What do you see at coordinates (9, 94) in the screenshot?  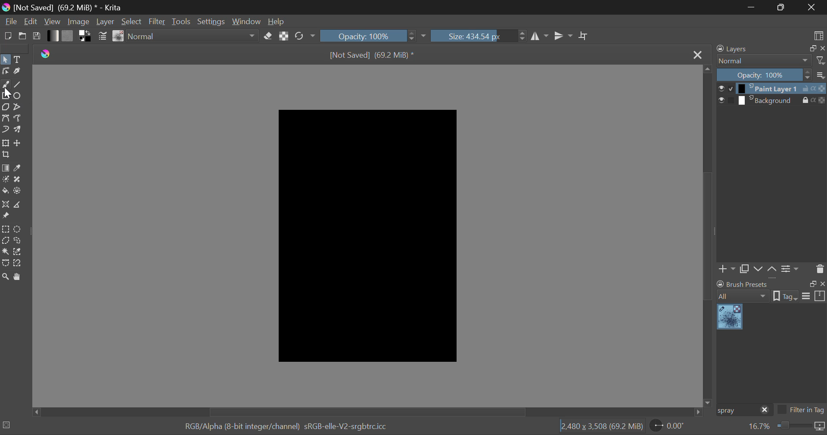 I see `cursor` at bounding box center [9, 94].